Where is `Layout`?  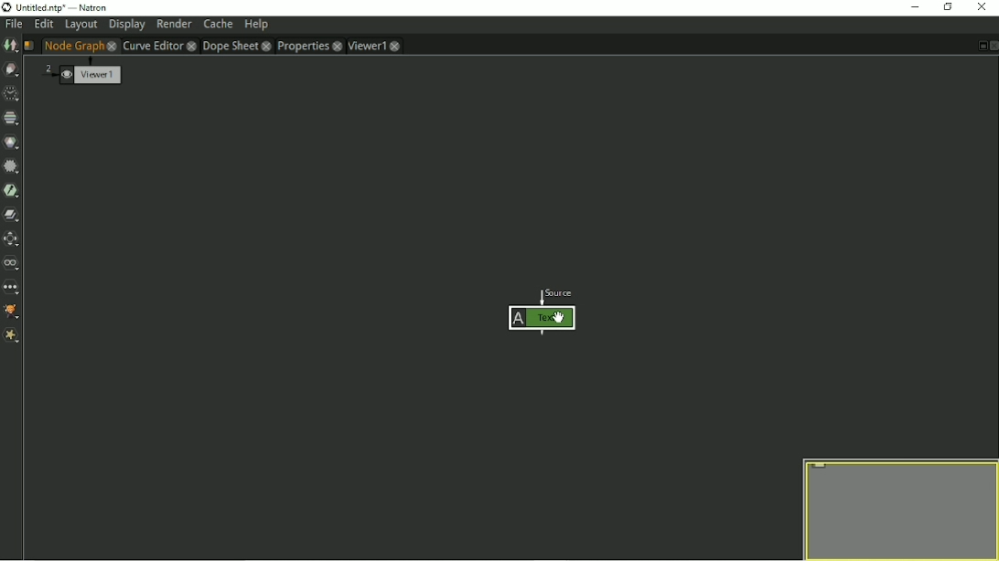 Layout is located at coordinates (81, 25).